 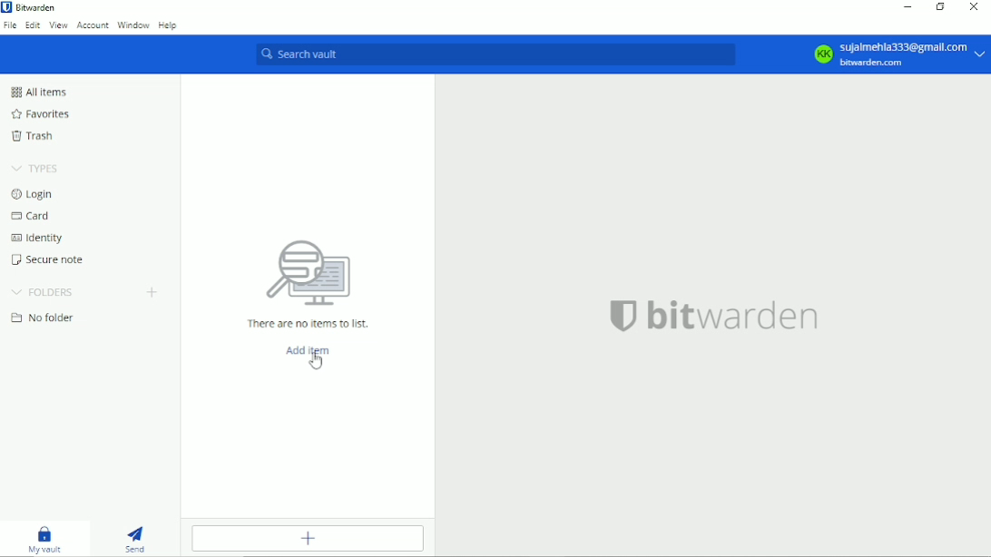 I want to click on Restore down, so click(x=940, y=8).